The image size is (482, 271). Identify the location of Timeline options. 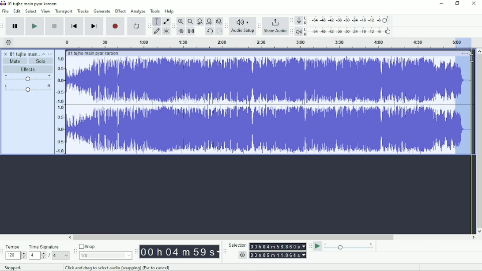
(9, 42).